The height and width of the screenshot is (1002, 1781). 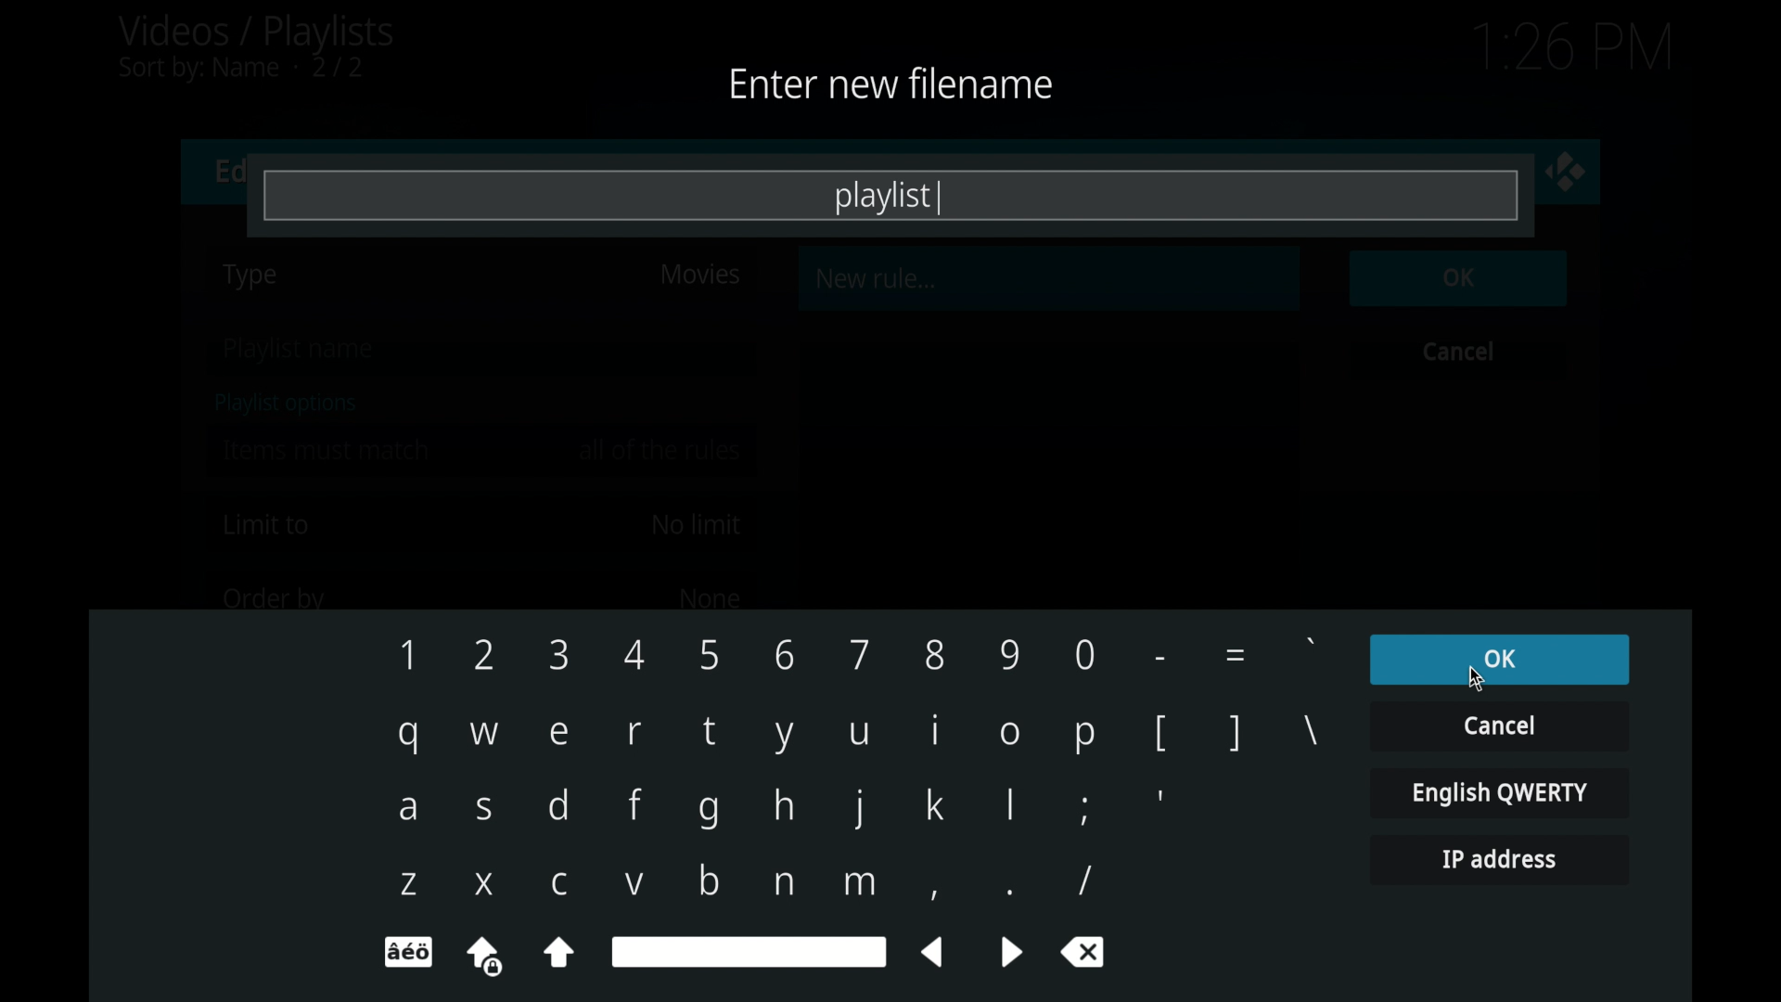 What do you see at coordinates (267, 525) in the screenshot?
I see `limit to` at bounding box center [267, 525].